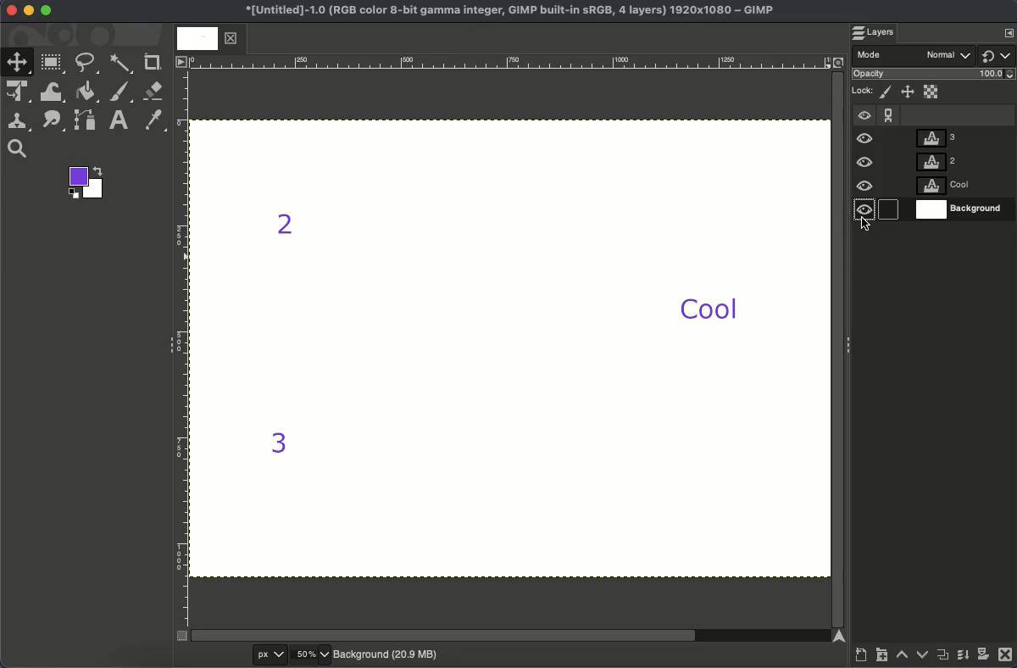 This screenshot has height=668, width=1017. I want to click on Layers, so click(881, 33).